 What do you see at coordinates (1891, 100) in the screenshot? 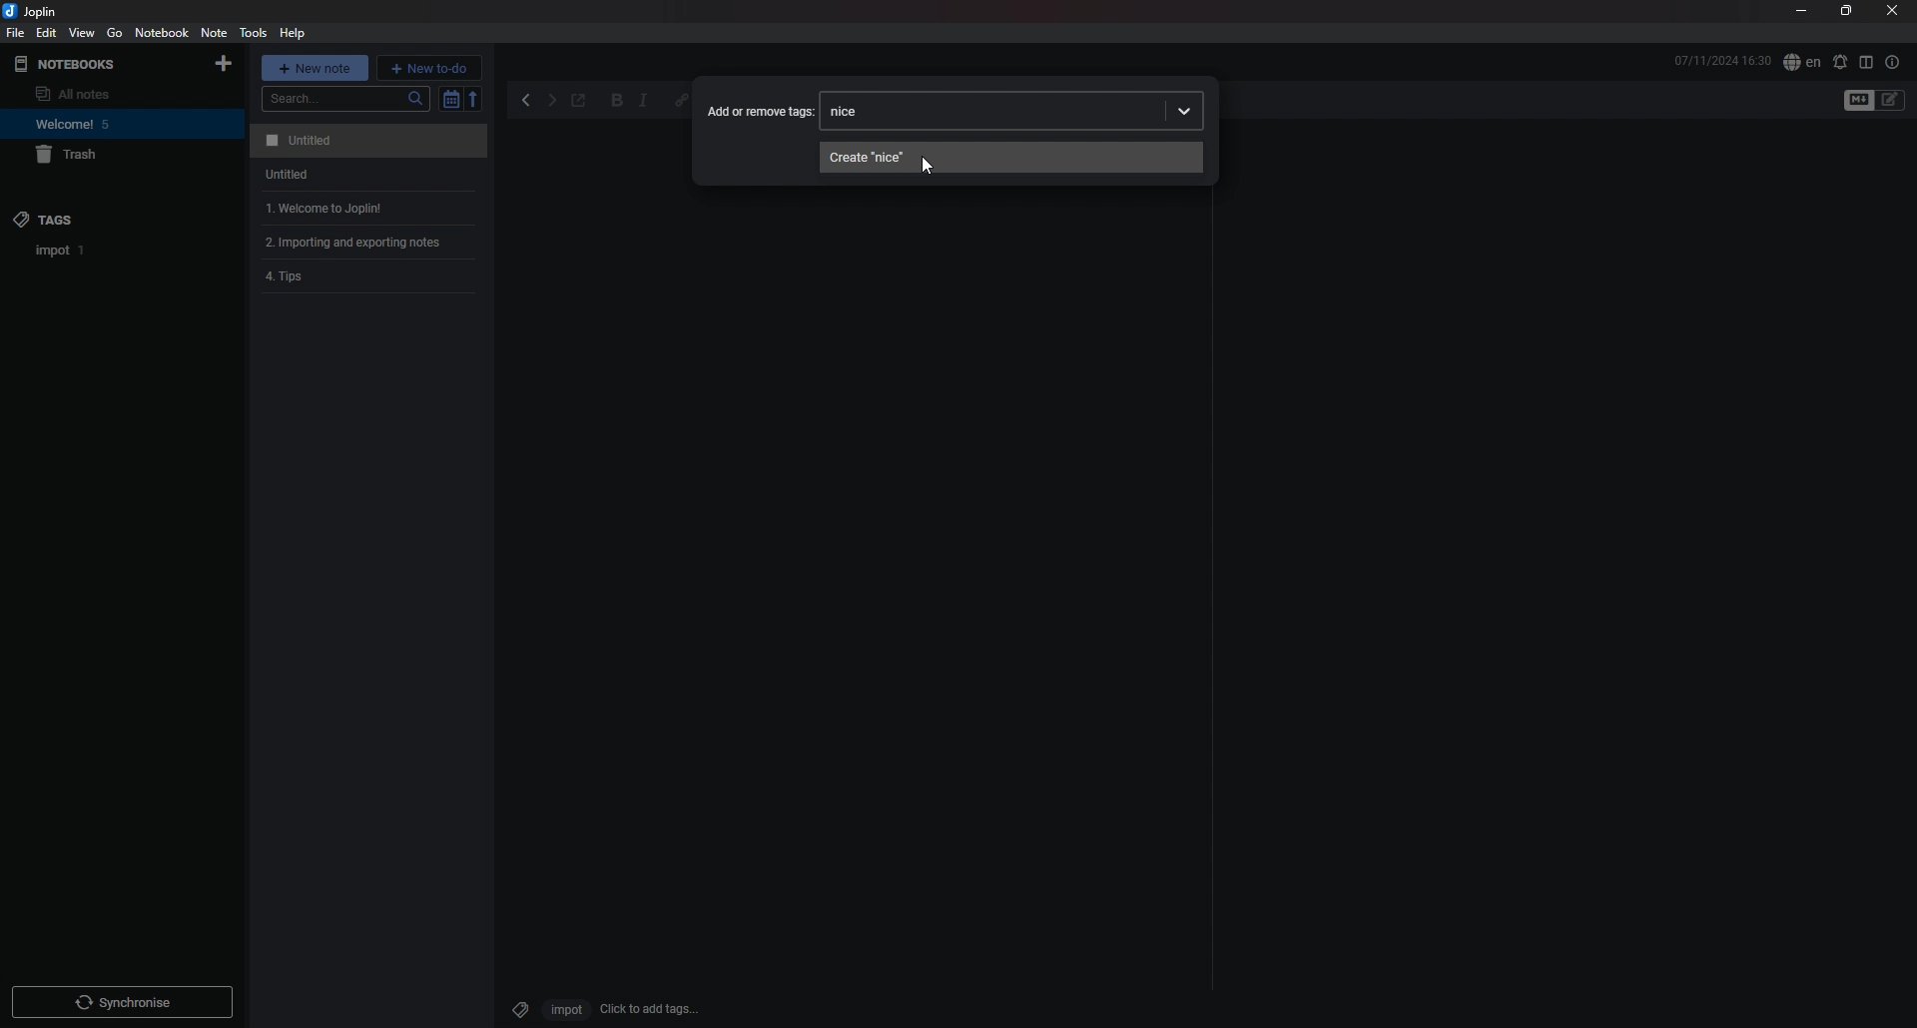
I see `toggle editors` at bounding box center [1891, 100].